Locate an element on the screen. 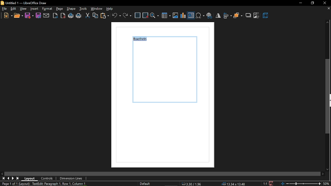 The width and height of the screenshot is (331, 186). redo is located at coordinates (127, 16).